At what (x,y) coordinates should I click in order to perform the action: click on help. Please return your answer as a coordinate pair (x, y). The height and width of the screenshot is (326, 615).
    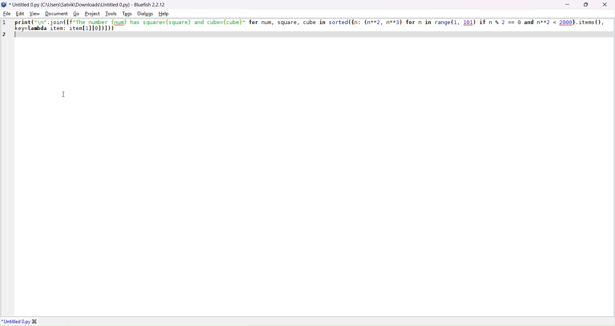
    Looking at the image, I should click on (164, 14).